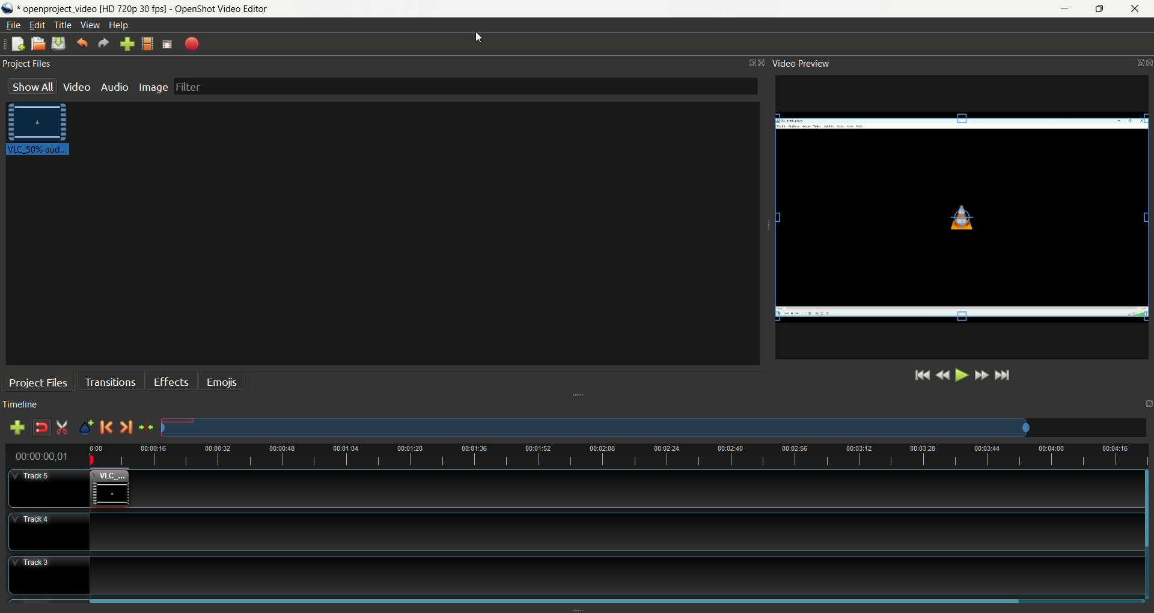  Describe the element at coordinates (63, 427) in the screenshot. I see `enable razor` at that location.